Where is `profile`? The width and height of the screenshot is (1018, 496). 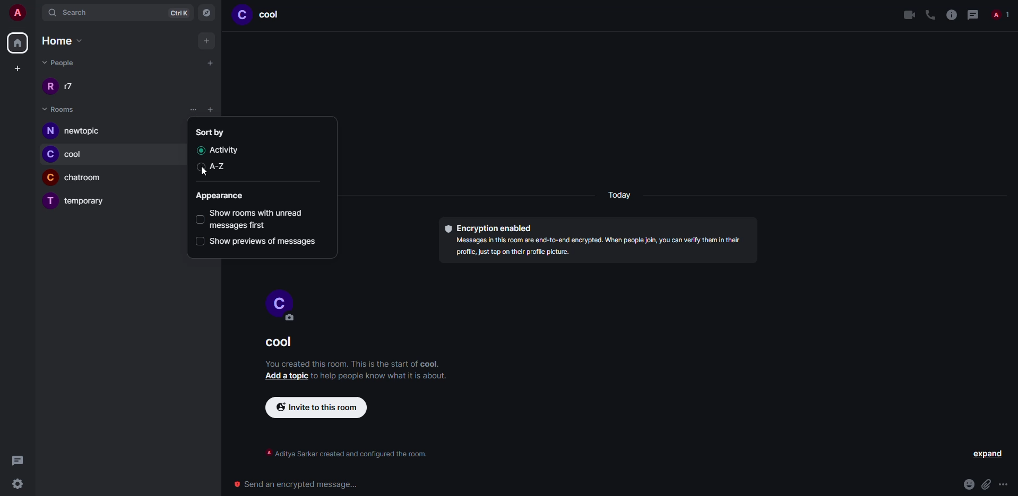
profile is located at coordinates (50, 178).